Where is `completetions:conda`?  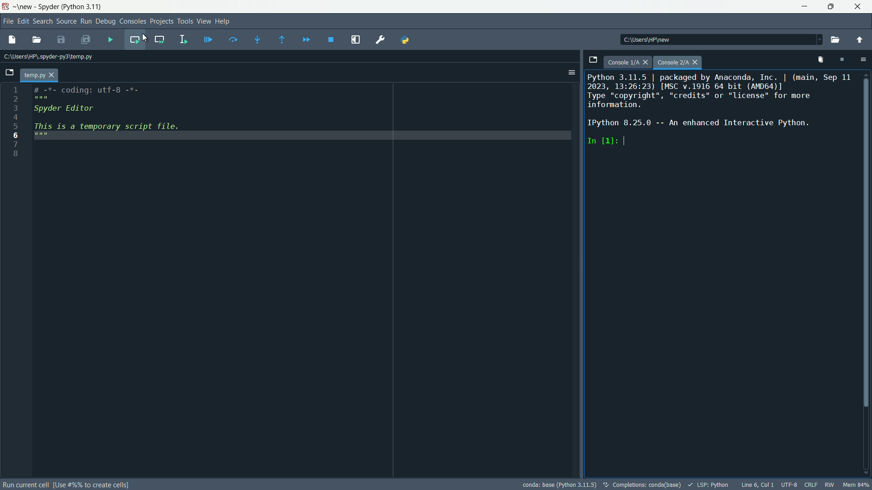 completetions:conda is located at coordinates (642, 485).